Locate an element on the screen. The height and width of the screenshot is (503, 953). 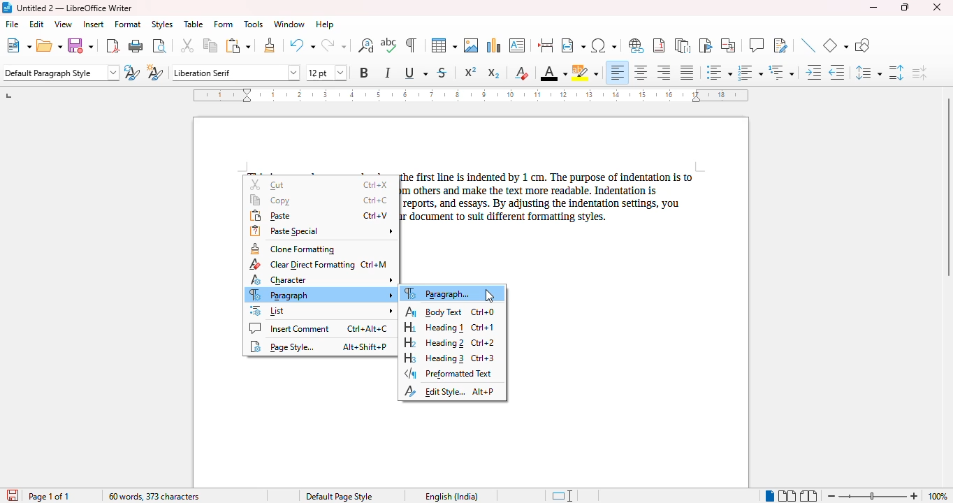
font color is located at coordinates (553, 73).